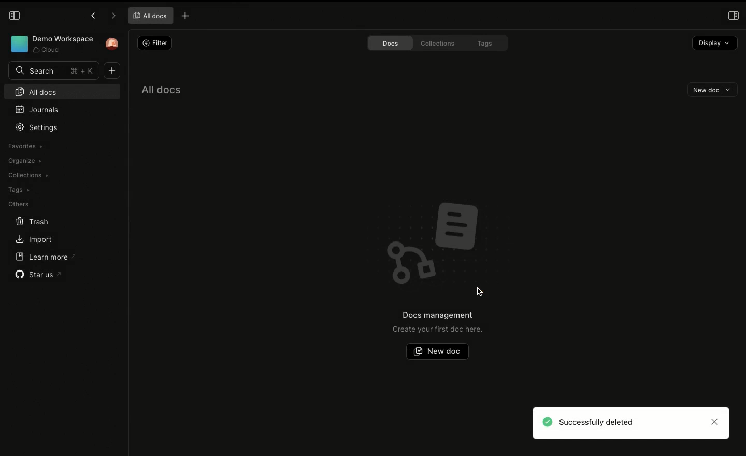 This screenshot has height=456, width=746. Describe the element at coordinates (61, 91) in the screenshot. I see `All docs` at that location.